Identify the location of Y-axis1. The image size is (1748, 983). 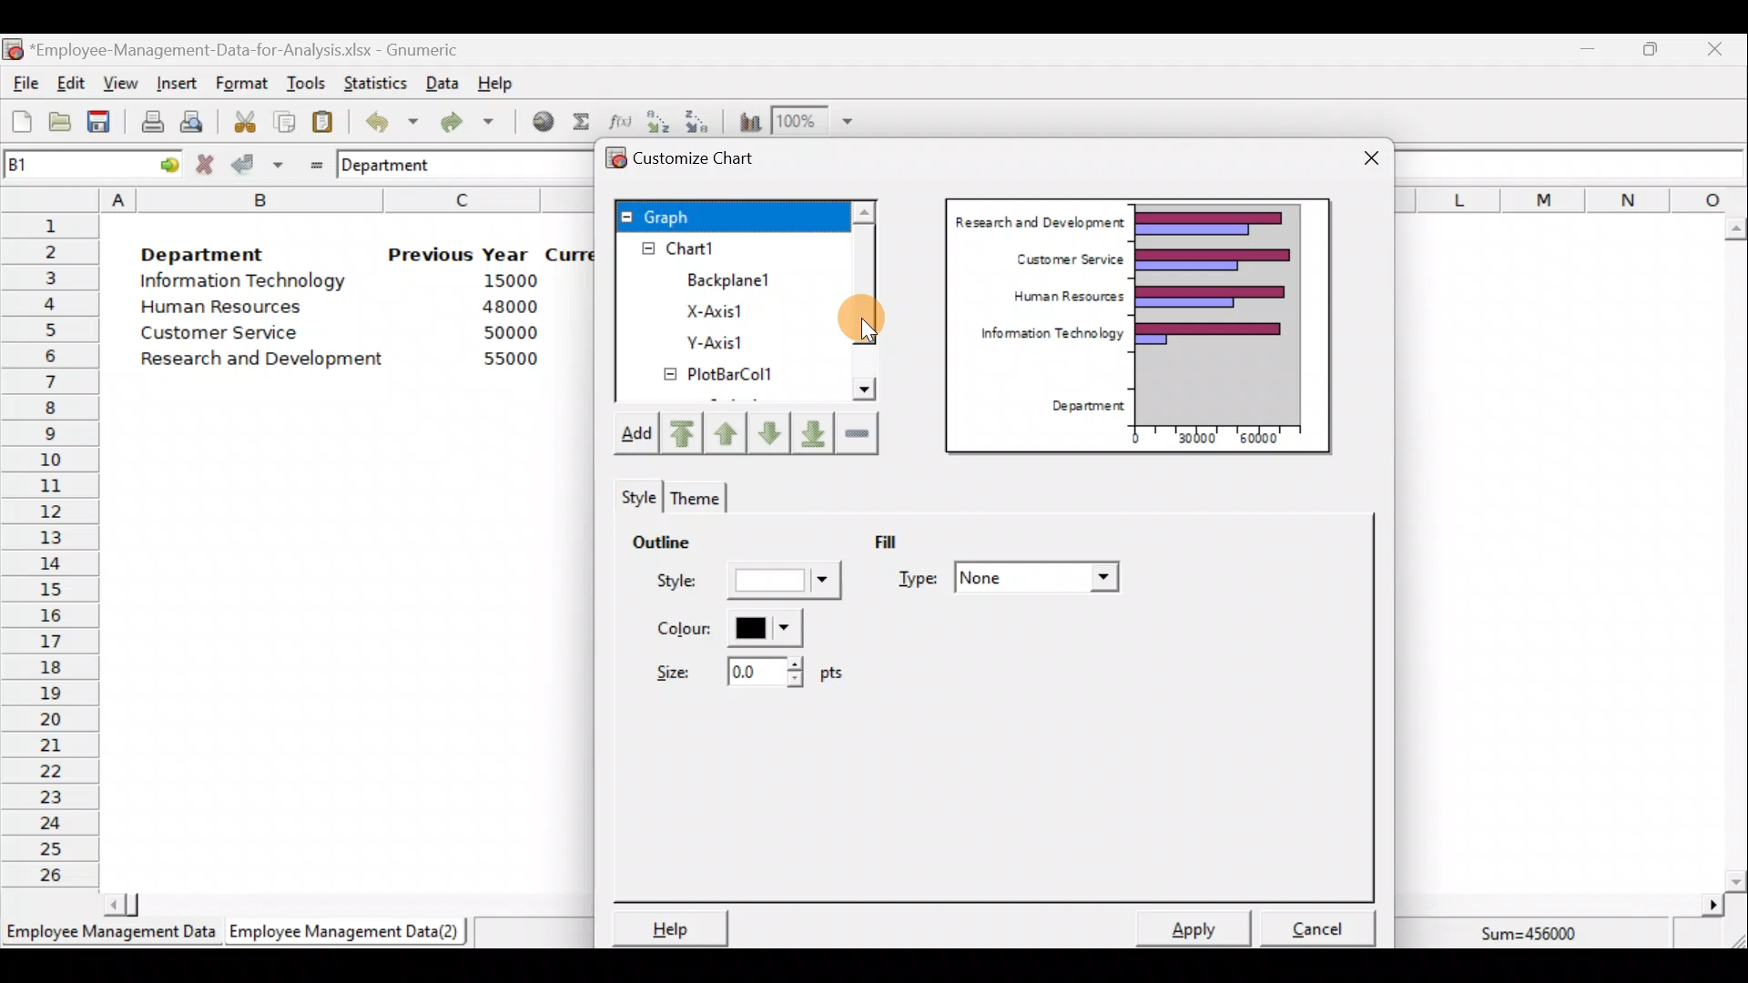
(730, 342).